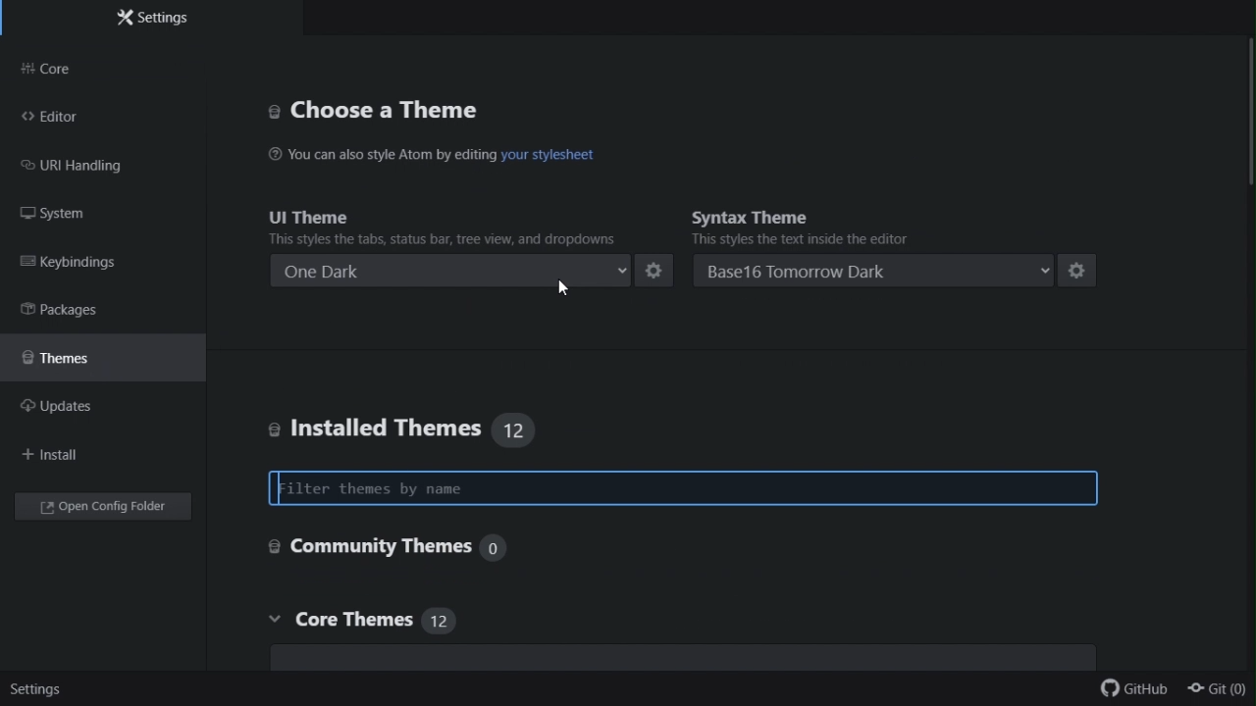 This screenshot has height=706, width=1256. What do you see at coordinates (1218, 691) in the screenshot?
I see `git(0)` at bounding box center [1218, 691].